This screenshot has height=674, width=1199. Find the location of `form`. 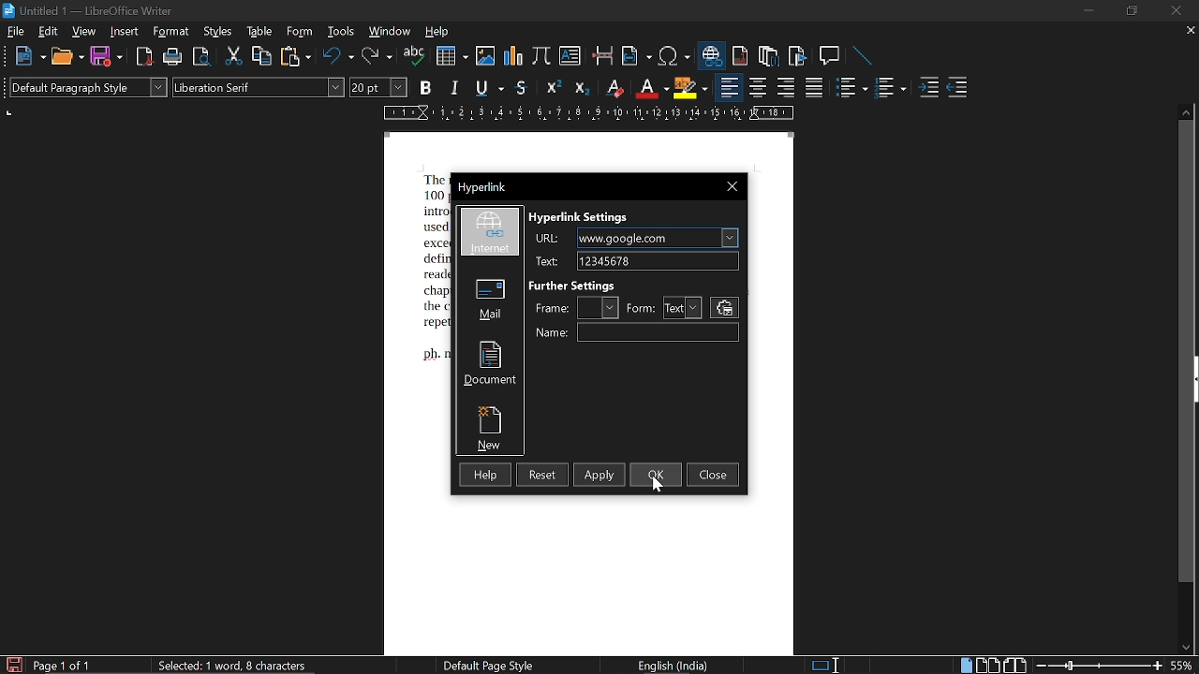

form is located at coordinates (302, 33).